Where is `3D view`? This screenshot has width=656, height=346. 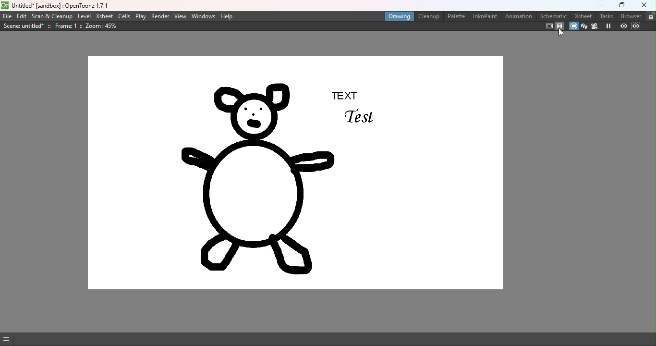
3D view is located at coordinates (584, 27).